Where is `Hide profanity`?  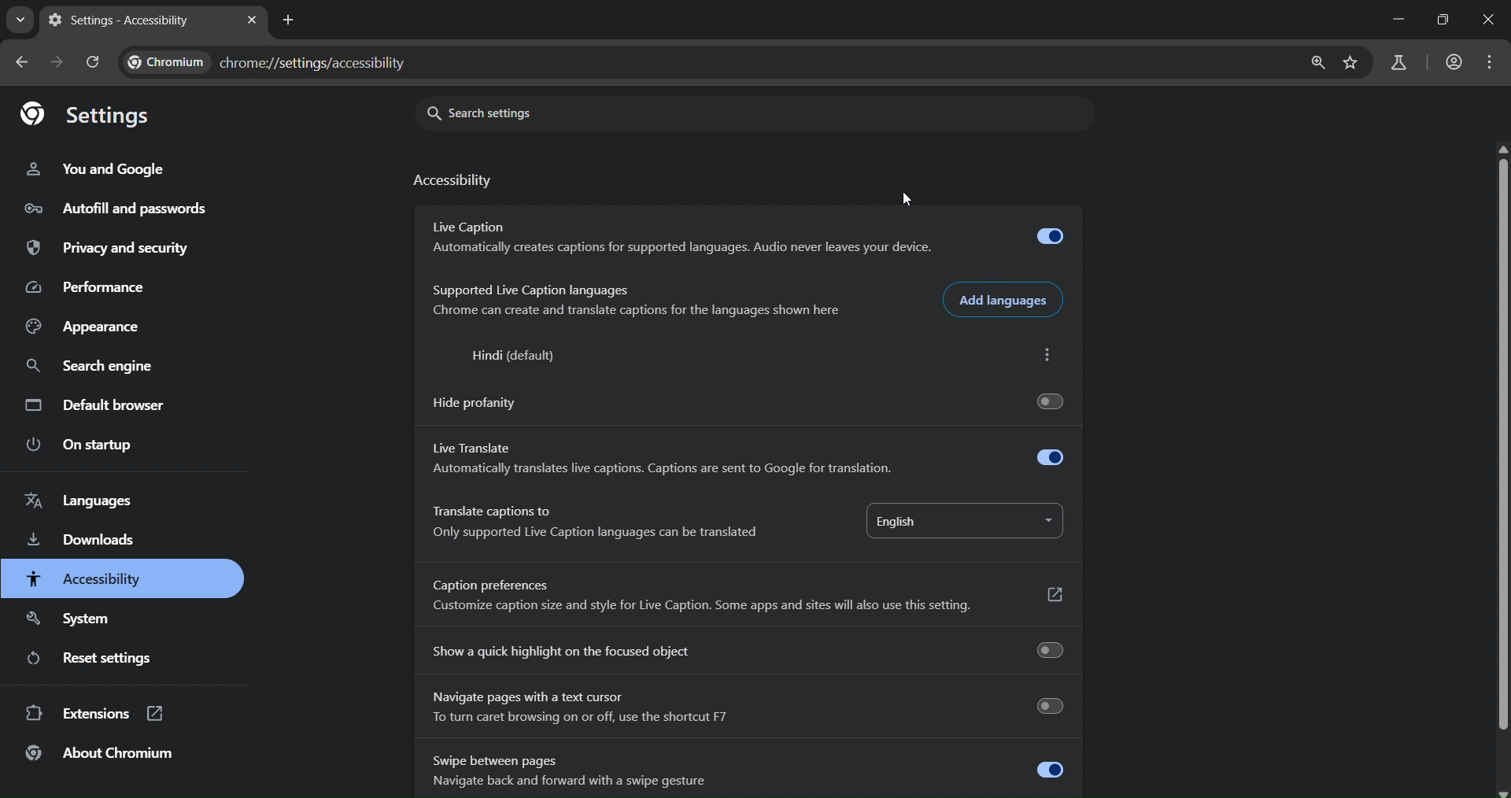
Hide profanity is located at coordinates (471, 404).